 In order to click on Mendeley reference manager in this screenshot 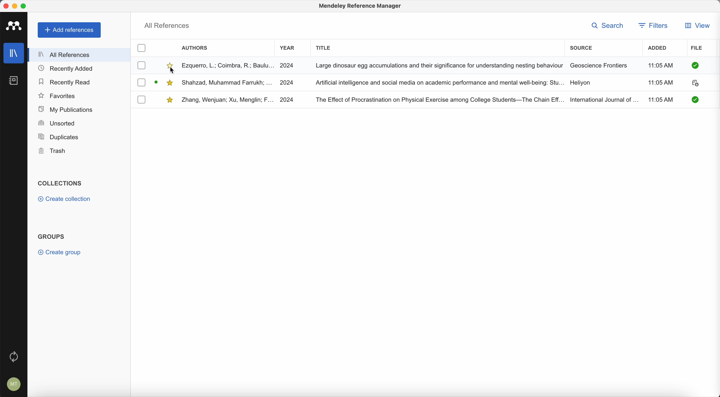, I will do `click(361, 7)`.